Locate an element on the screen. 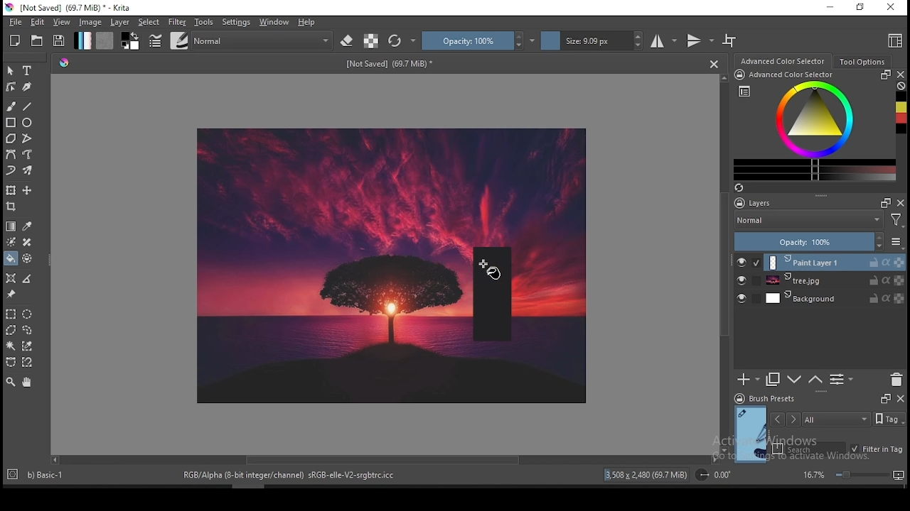 This screenshot has height=511, width=910. smart patch tool is located at coordinates (27, 242).